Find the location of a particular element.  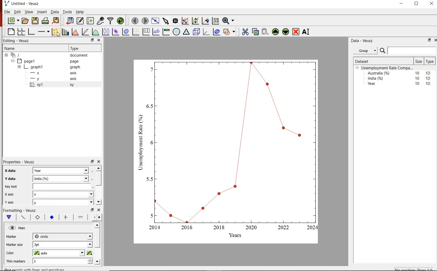

create new datasets is located at coordinates (90, 21).